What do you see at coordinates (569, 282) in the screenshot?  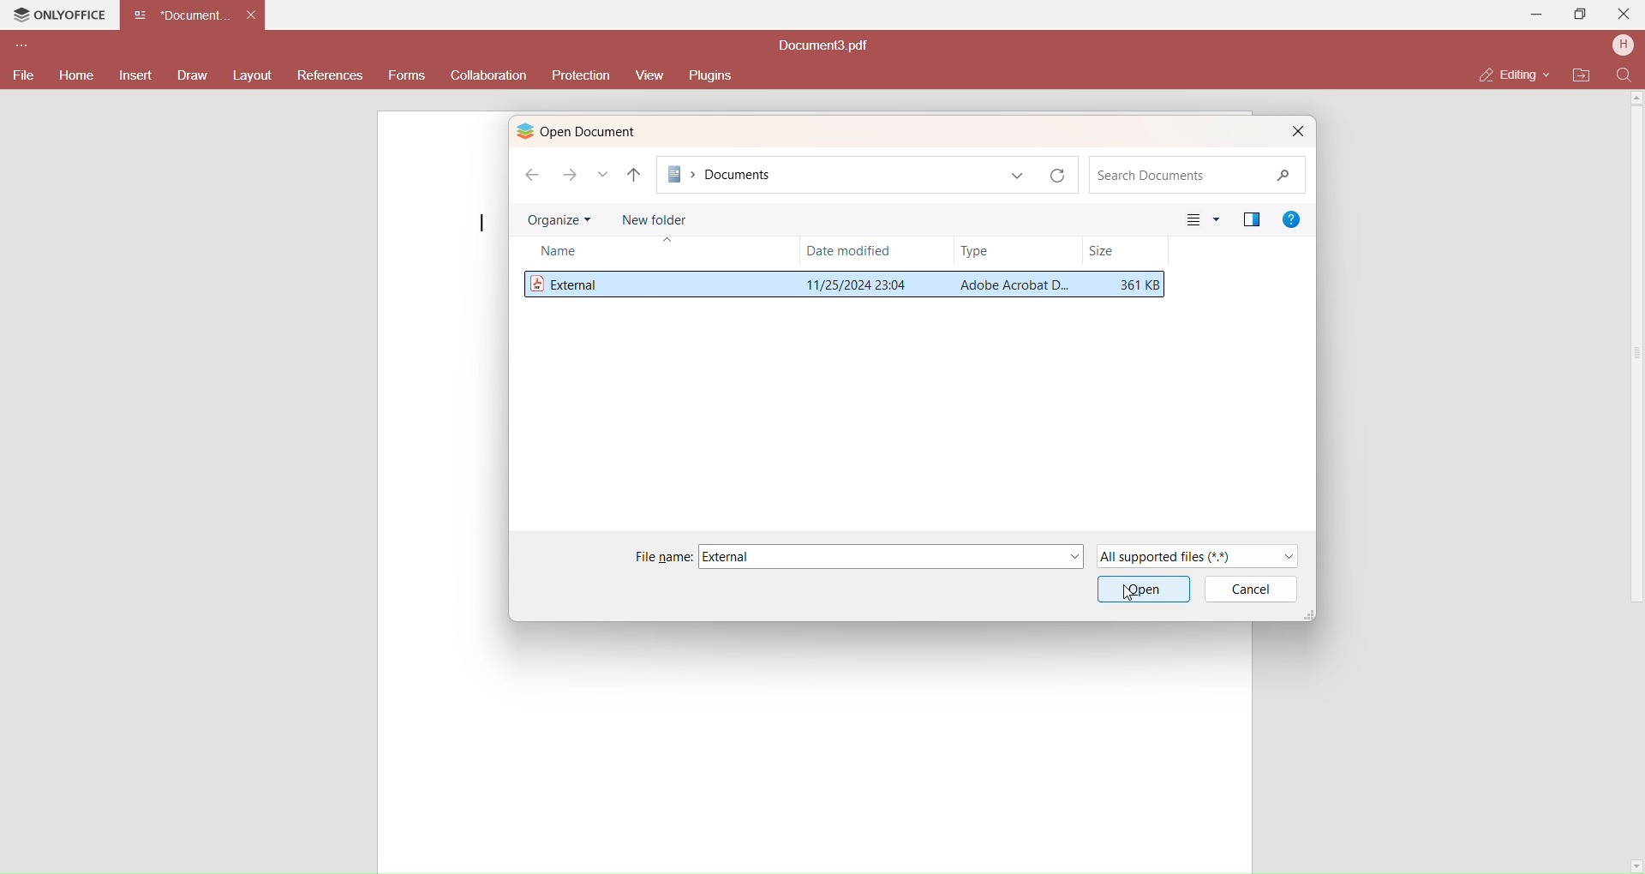 I see `File Name` at bounding box center [569, 282].